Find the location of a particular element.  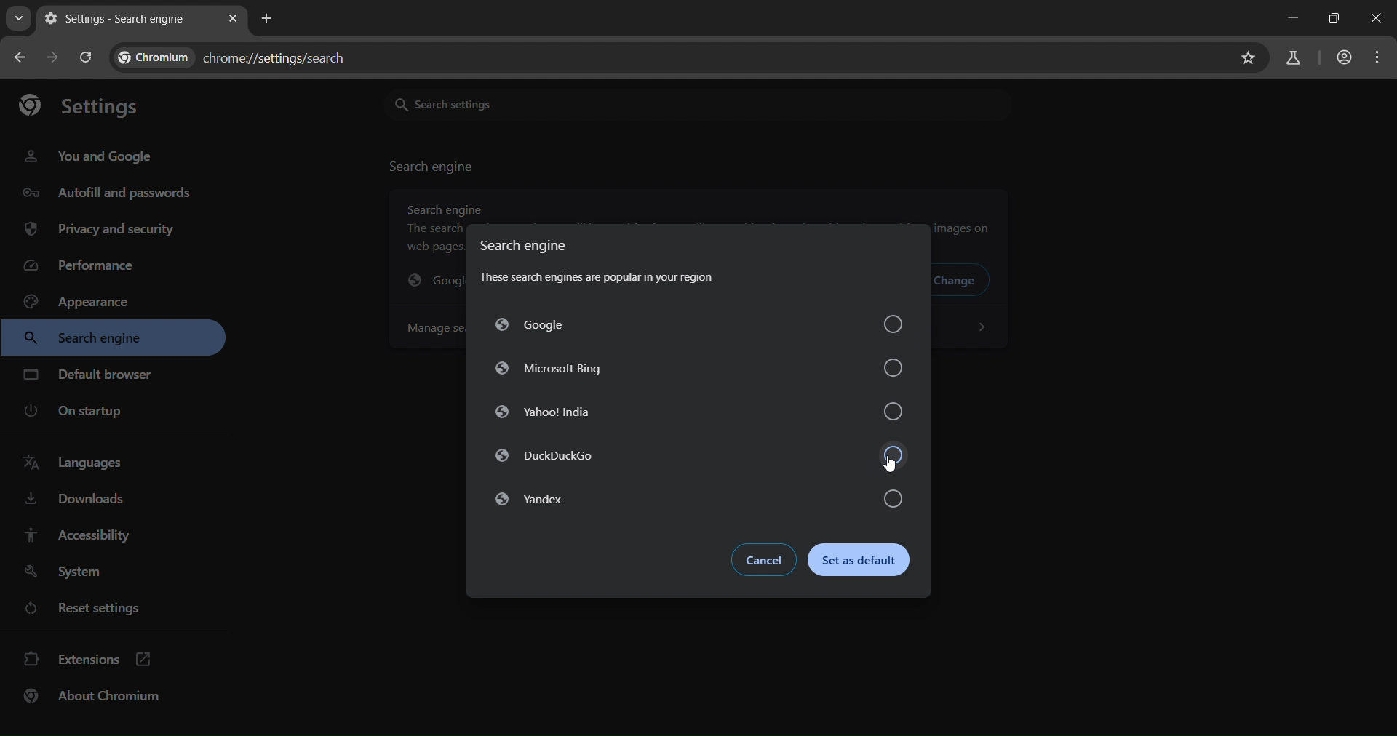

Yahoo!India is located at coordinates (699, 412).